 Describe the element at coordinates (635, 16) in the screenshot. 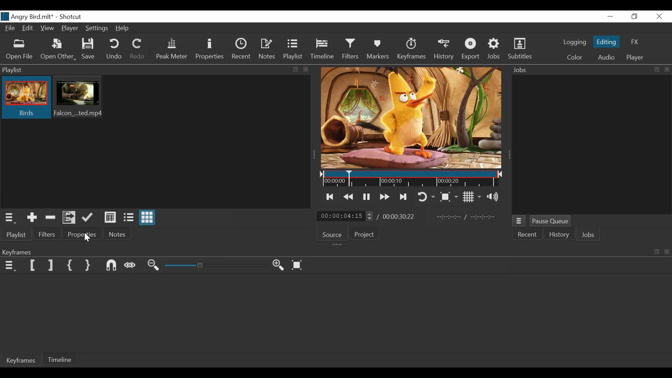

I see `Restore` at that location.